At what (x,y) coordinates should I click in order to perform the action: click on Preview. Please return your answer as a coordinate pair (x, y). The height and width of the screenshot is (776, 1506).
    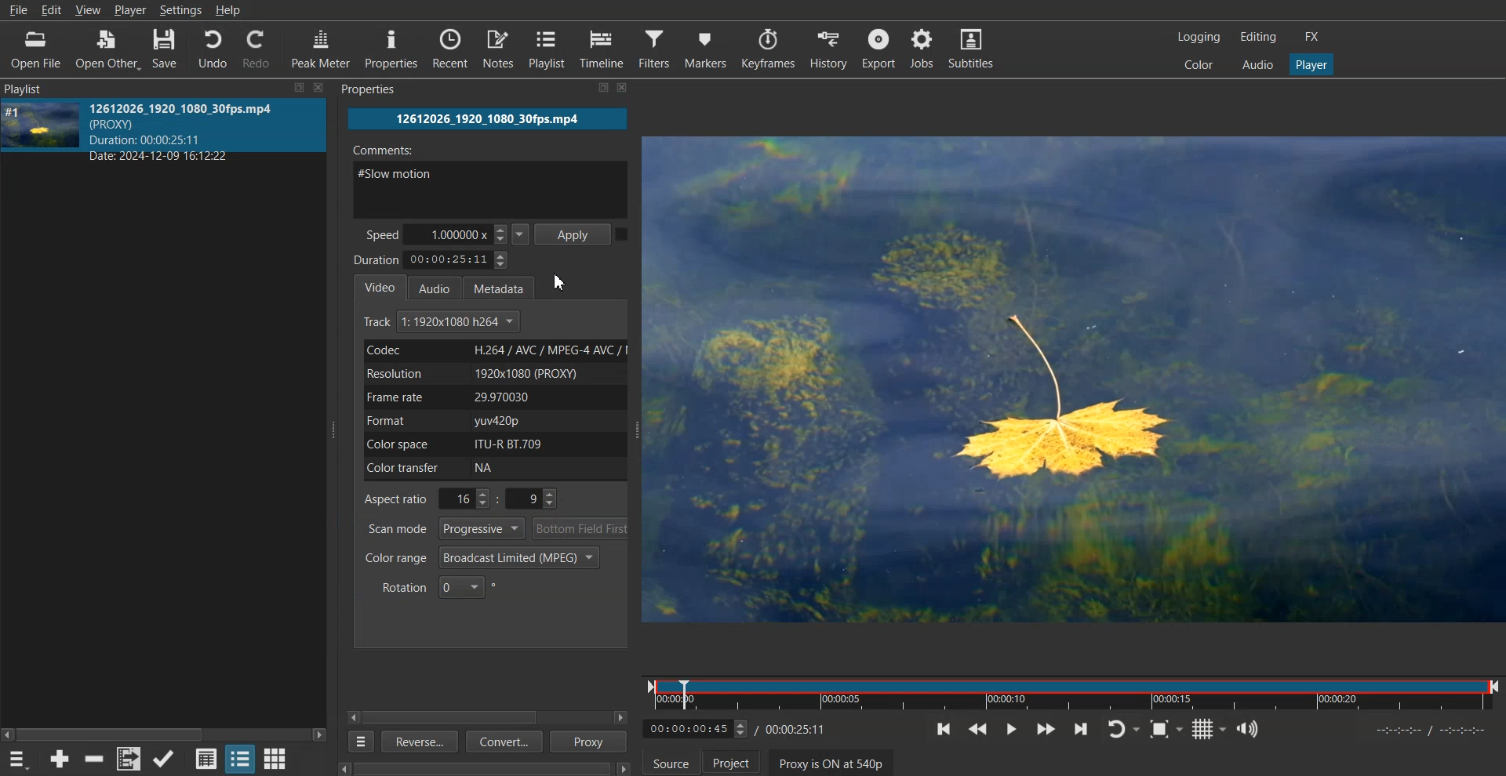
    Looking at the image, I should click on (1077, 380).